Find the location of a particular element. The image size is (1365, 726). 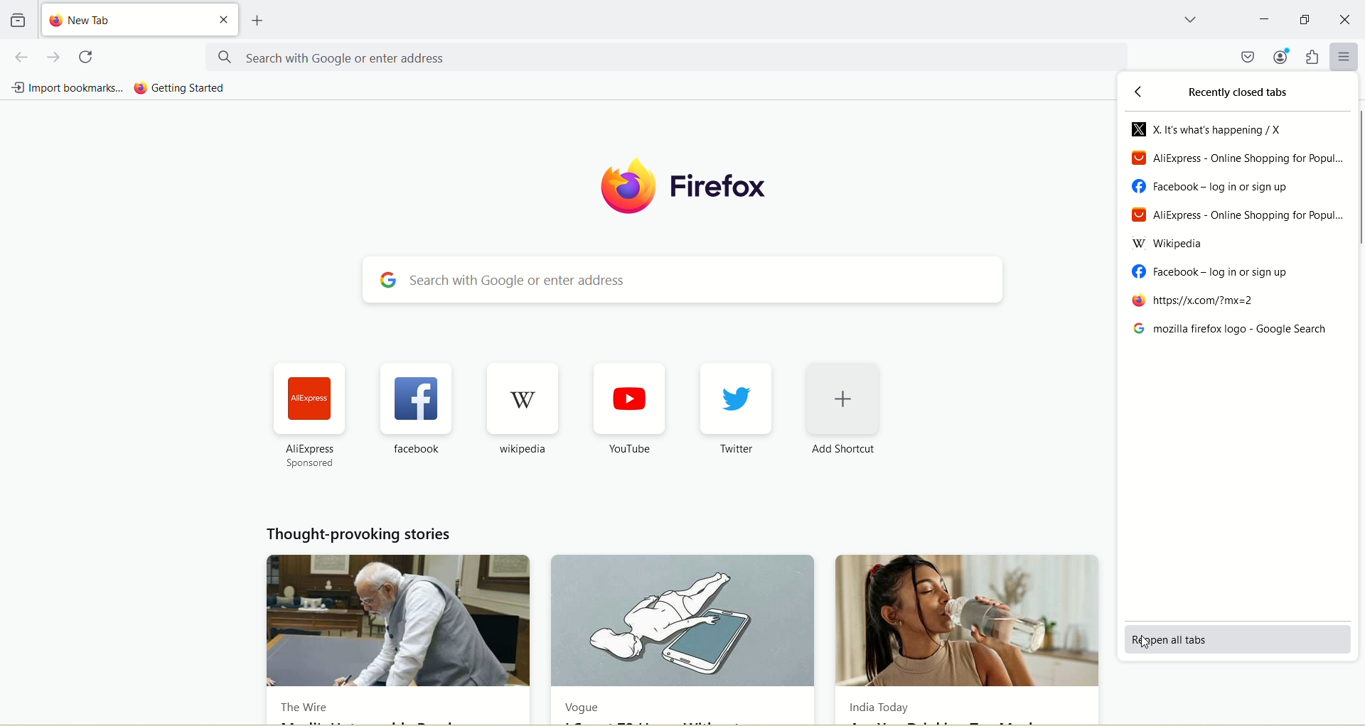

open a new tab is located at coordinates (258, 21).